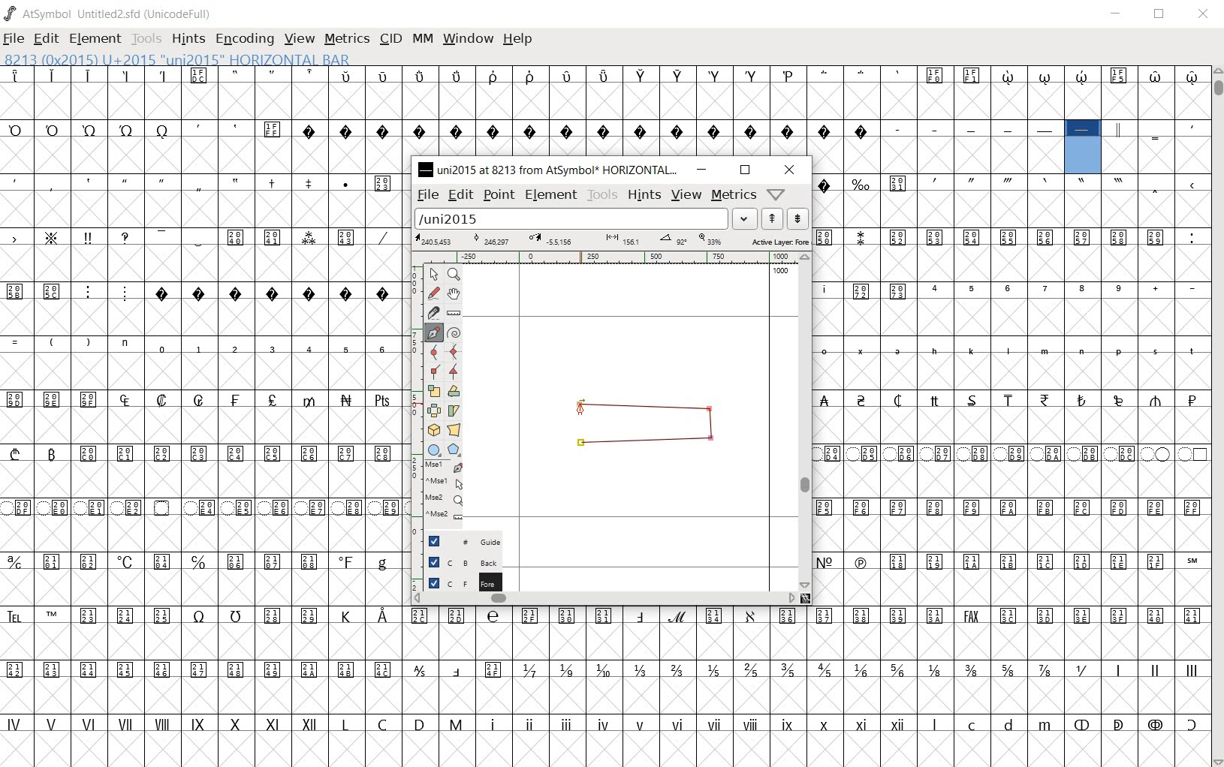 Image resolution: width=1224 pixels, height=767 pixels. What do you see at coordinates (790, 170) in the screenshot?
I see `close` at bounding box center [790, 170].